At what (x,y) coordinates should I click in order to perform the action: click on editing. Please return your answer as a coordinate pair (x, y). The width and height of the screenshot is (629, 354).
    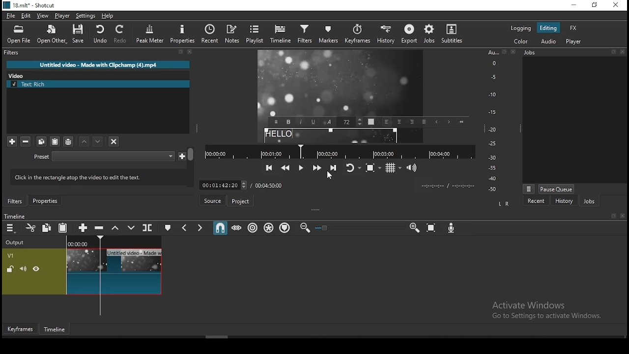
    Looking at the image, I should click on (549, 28).